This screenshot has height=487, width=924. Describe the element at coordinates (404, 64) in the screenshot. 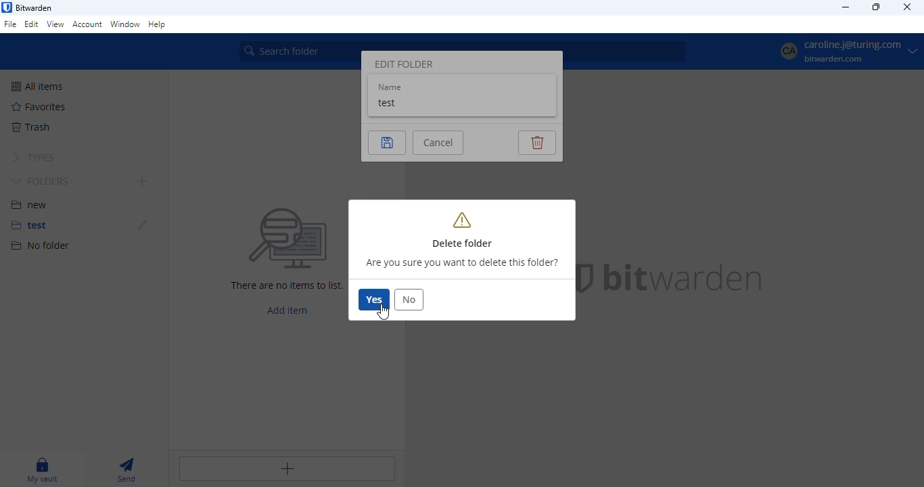

I see `edit folder` at that location.